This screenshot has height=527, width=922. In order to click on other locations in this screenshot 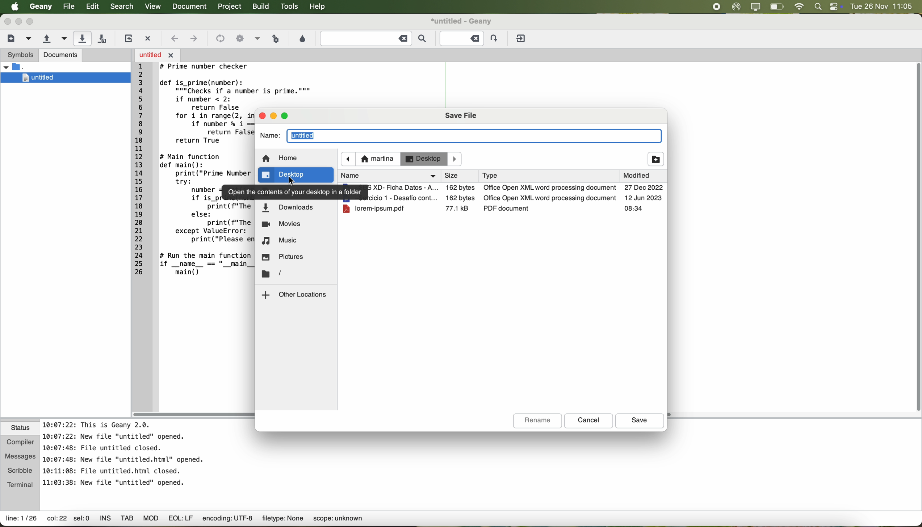, I will do `click(296, 294)`.